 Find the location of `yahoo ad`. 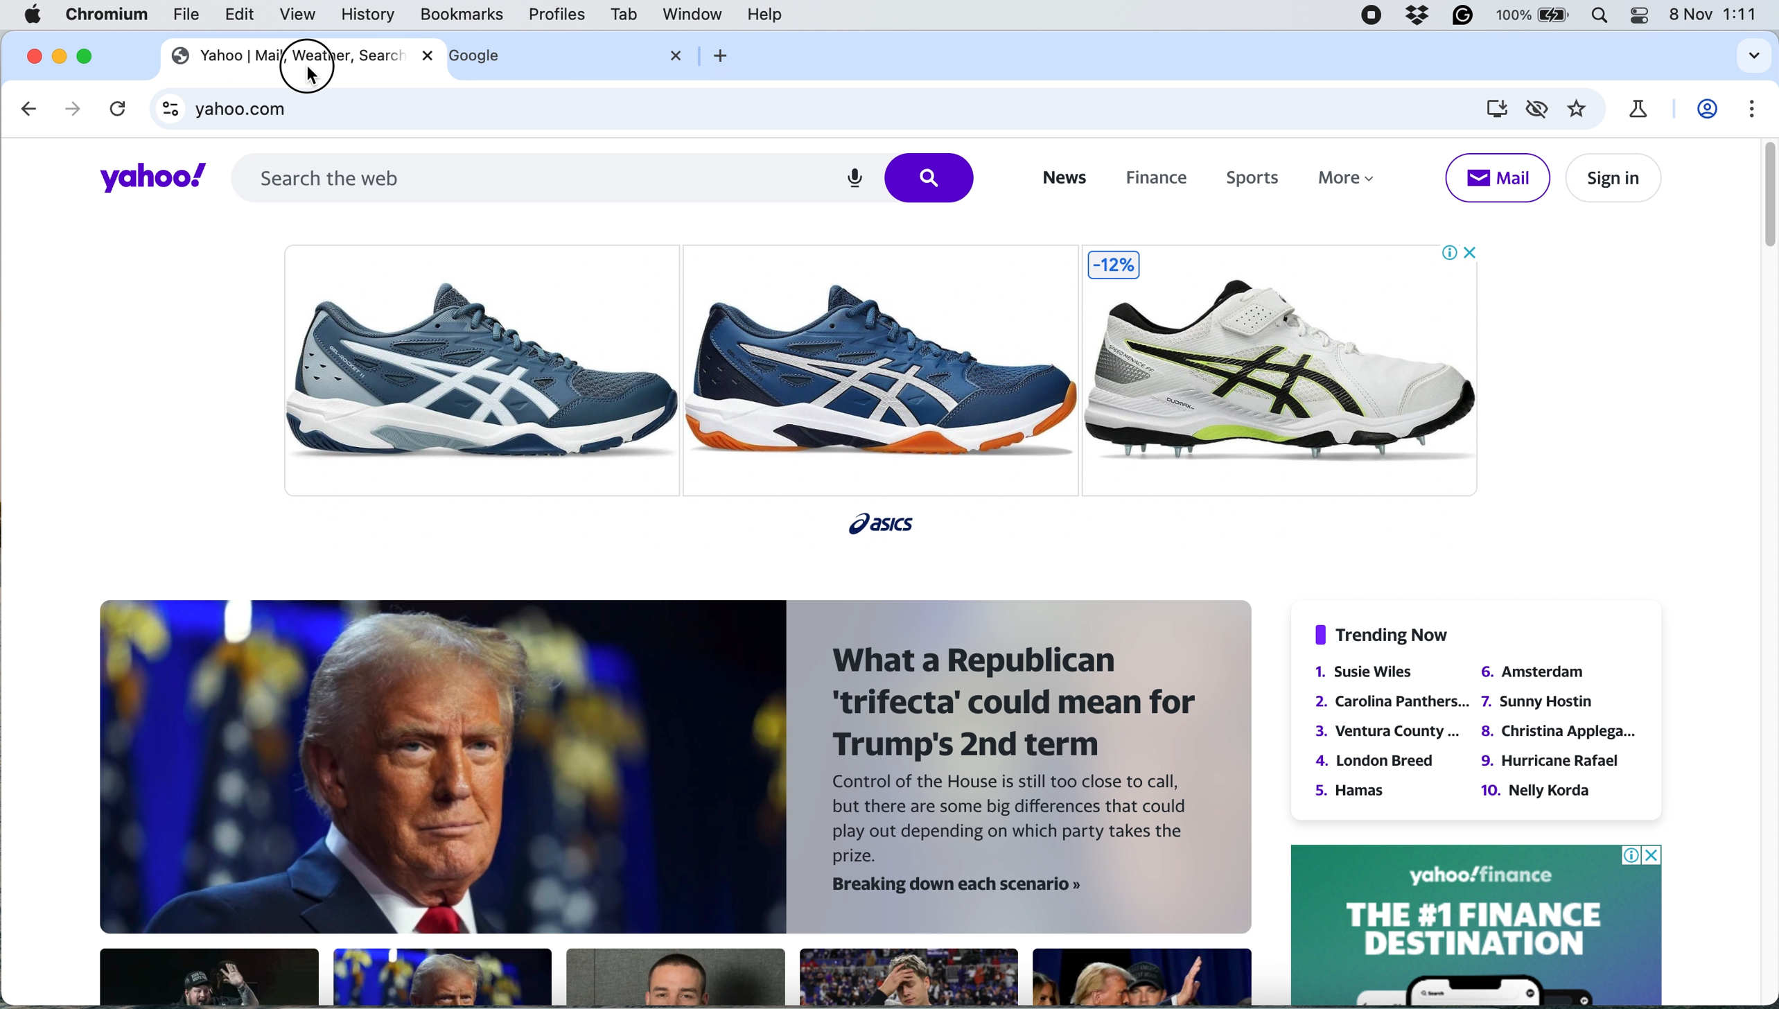

yahoo ad is located at coordinates (1476, 924).